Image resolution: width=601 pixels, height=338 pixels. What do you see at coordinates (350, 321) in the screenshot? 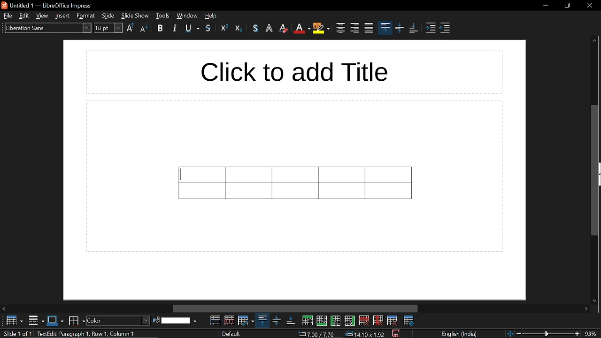
I see `insert column after` at bounding box center [350, 321].